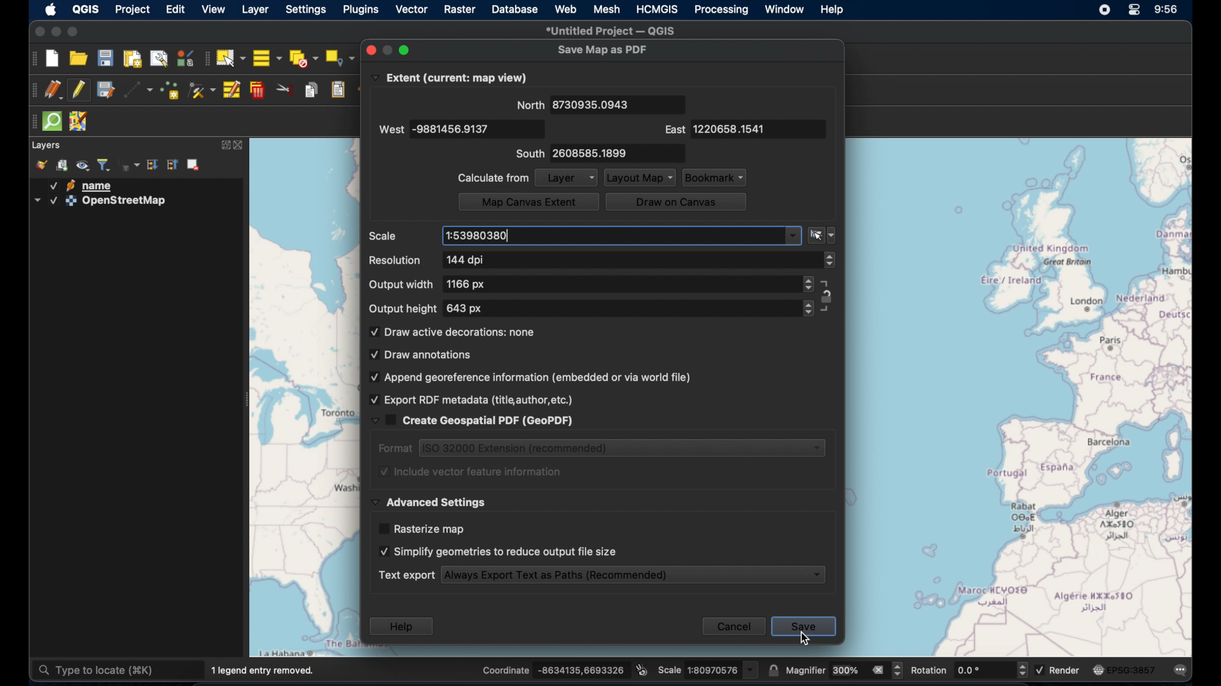 The image size is (1221, 686). I want to click on type to locate, so click(116, 669).